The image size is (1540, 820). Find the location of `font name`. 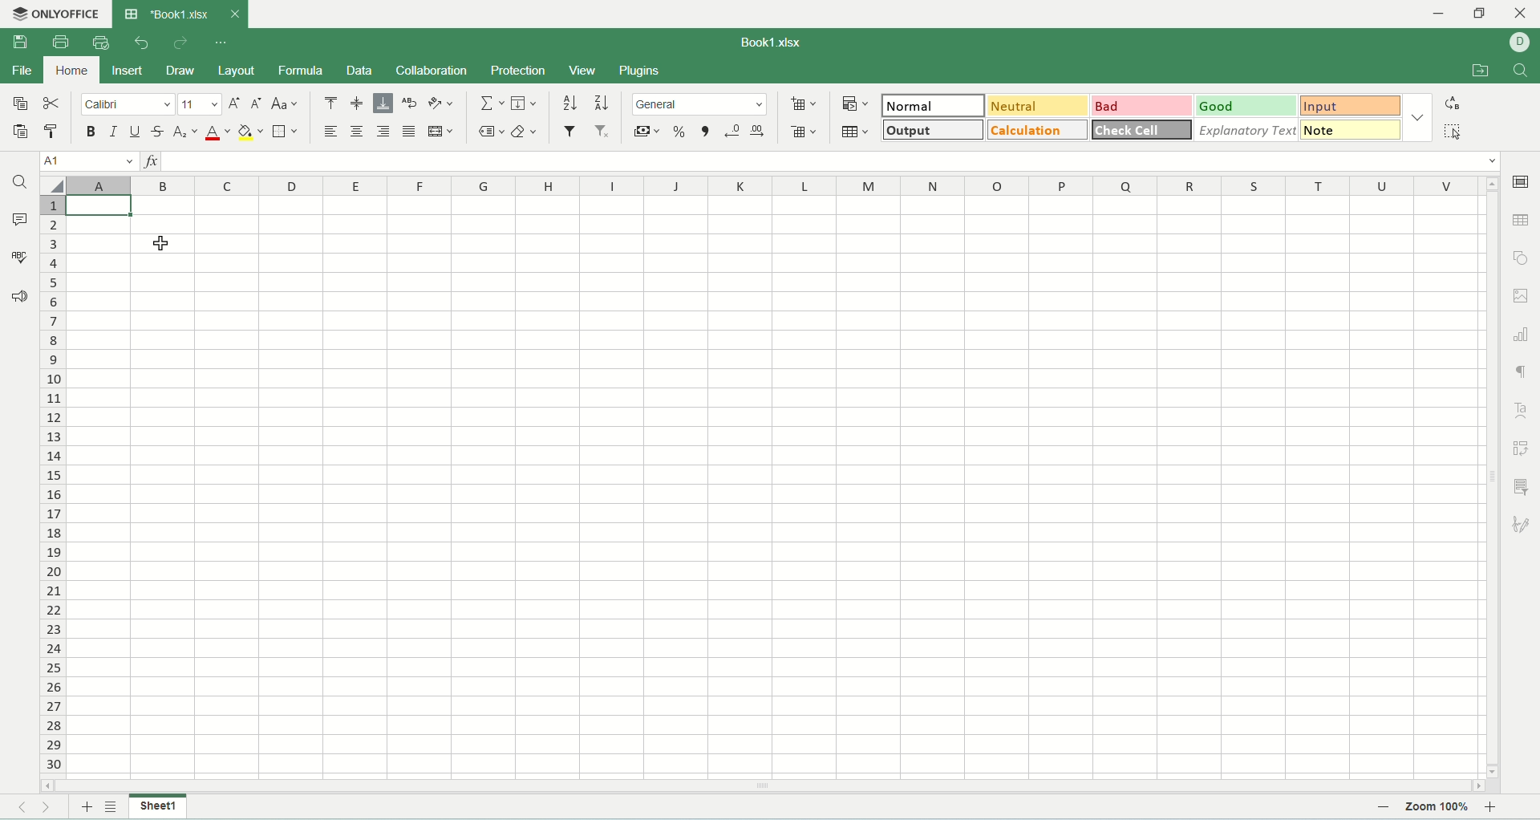

font name is located at coordinates (130, 105).